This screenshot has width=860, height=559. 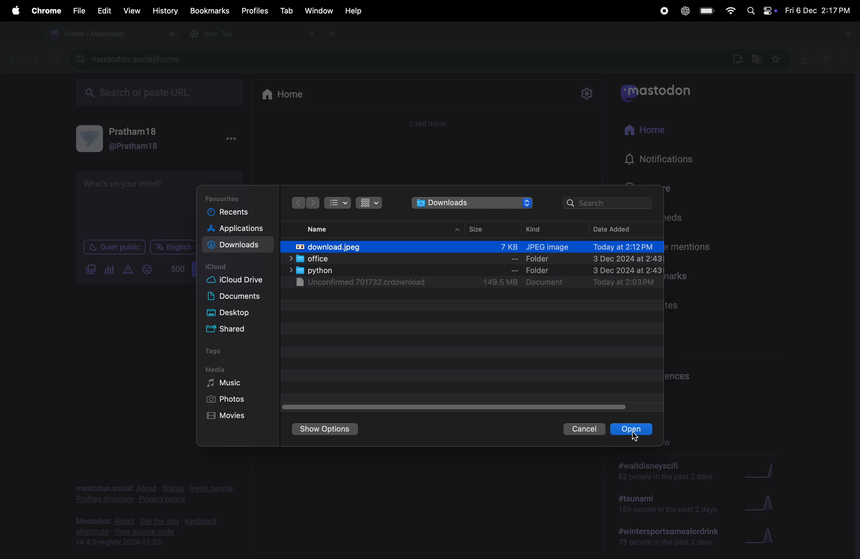 What do you see at coordinates (850, 61) in the screenshot?
I see `options` at bounding box center [850, 61].